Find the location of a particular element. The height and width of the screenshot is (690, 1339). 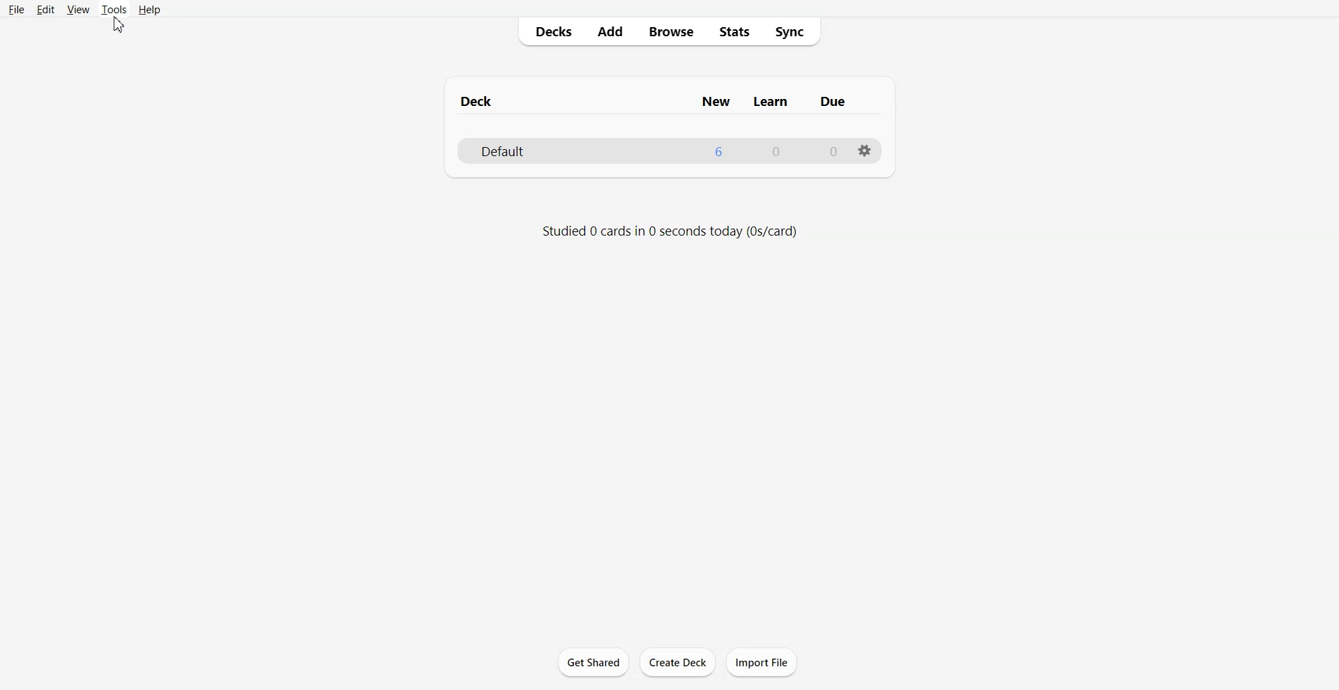

Create Deck is located at coordinates (677, 662).